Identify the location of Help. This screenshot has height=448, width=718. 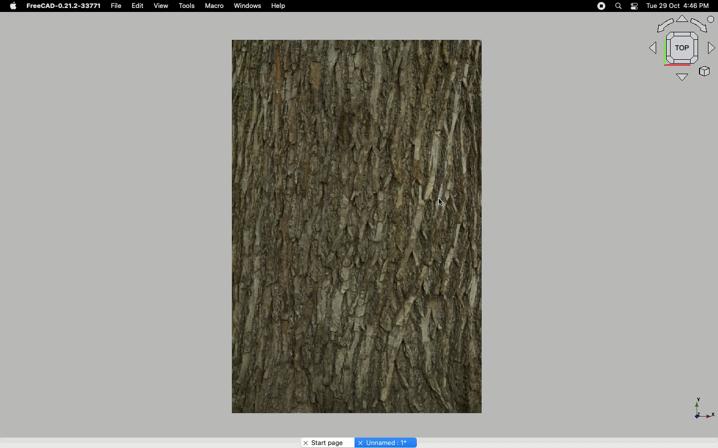
(279, 6).